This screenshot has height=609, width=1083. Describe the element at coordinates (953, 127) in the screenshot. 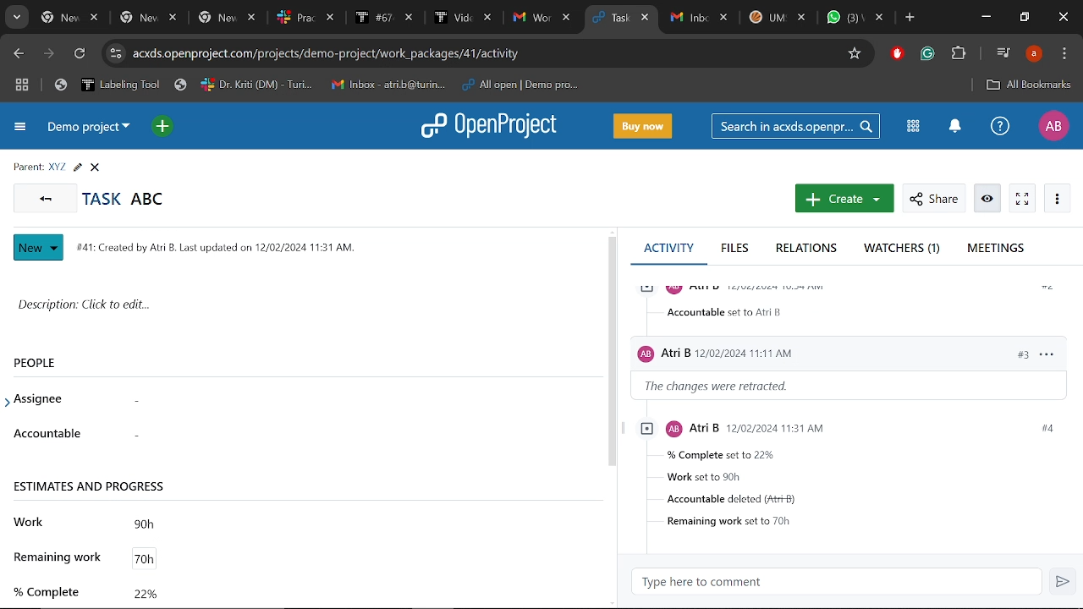

I see `Notification center` at that location.